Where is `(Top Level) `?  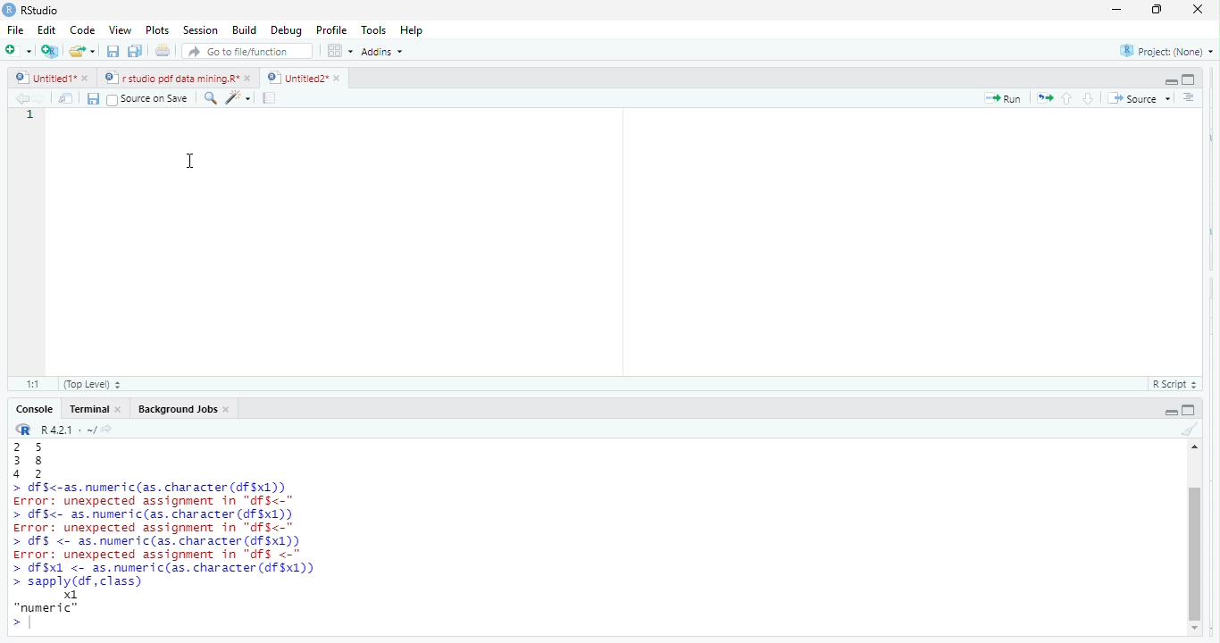 (Top Level)  is located at coordinates (89, 384).